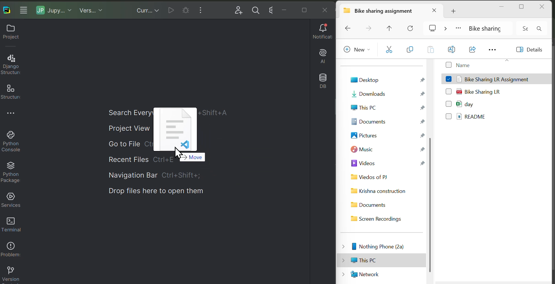 The height and width of the screenshot is (284, 555). I want to click on Services, so click(12, 199).